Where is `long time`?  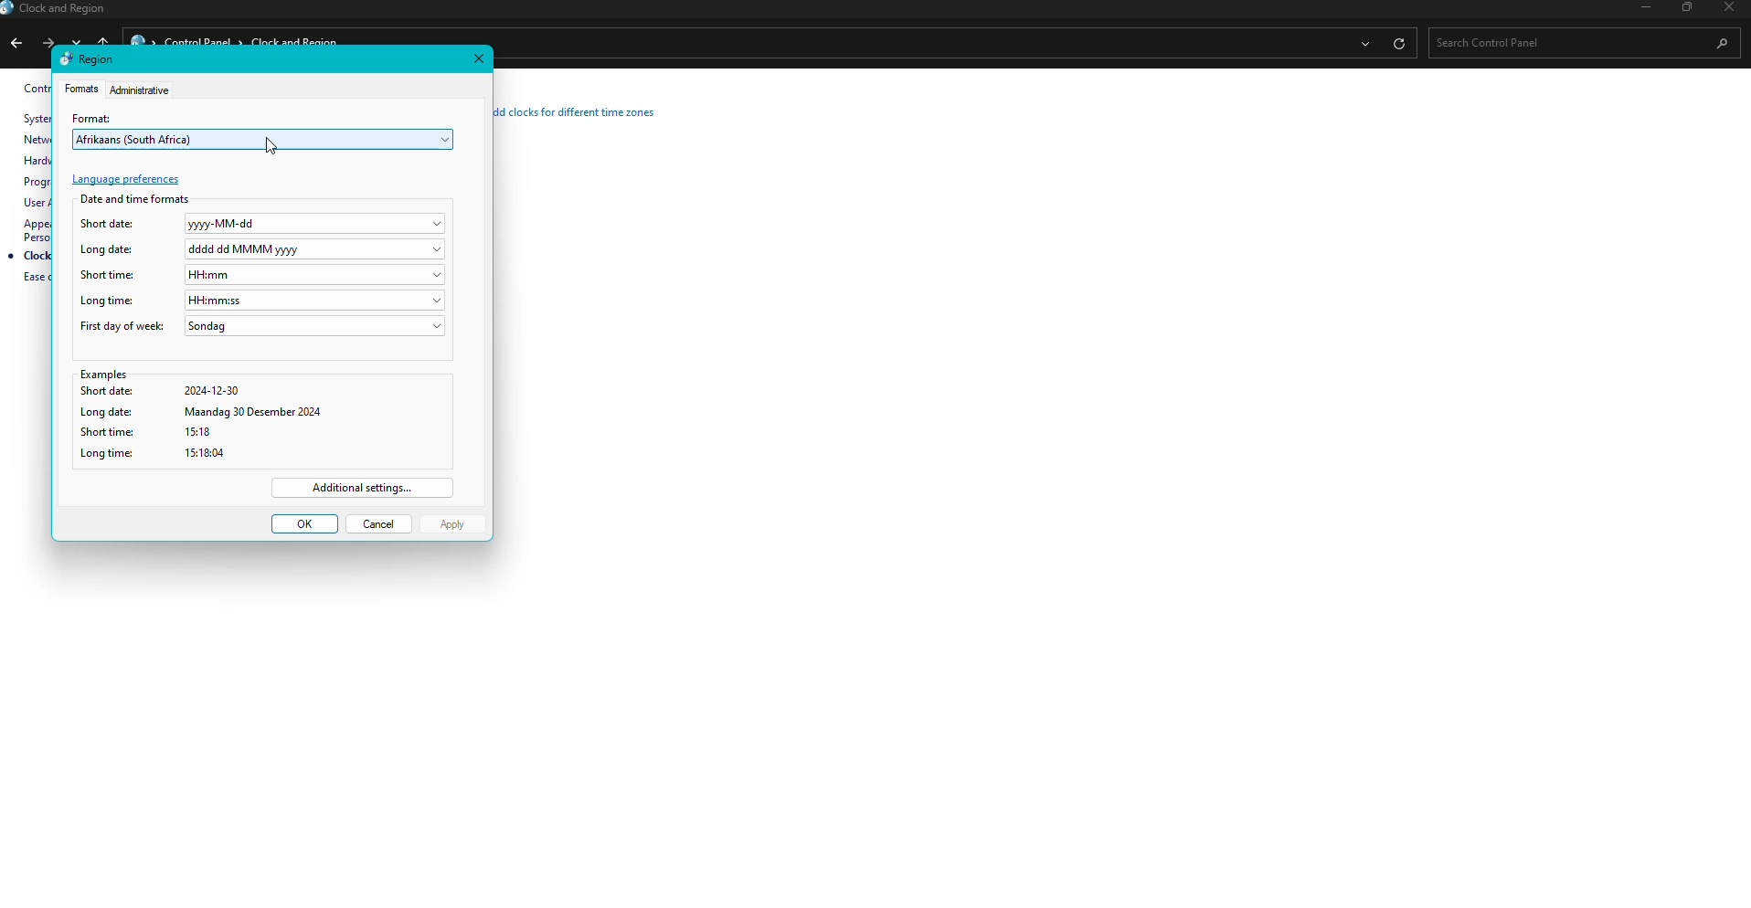
long time is located at coordinates (254, 453).